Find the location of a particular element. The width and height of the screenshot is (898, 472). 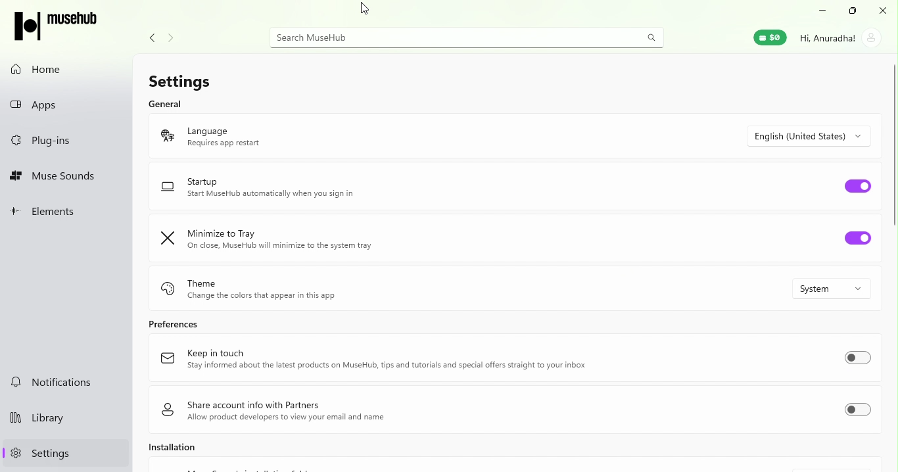

Minimize is located at coordinates (822, 11).